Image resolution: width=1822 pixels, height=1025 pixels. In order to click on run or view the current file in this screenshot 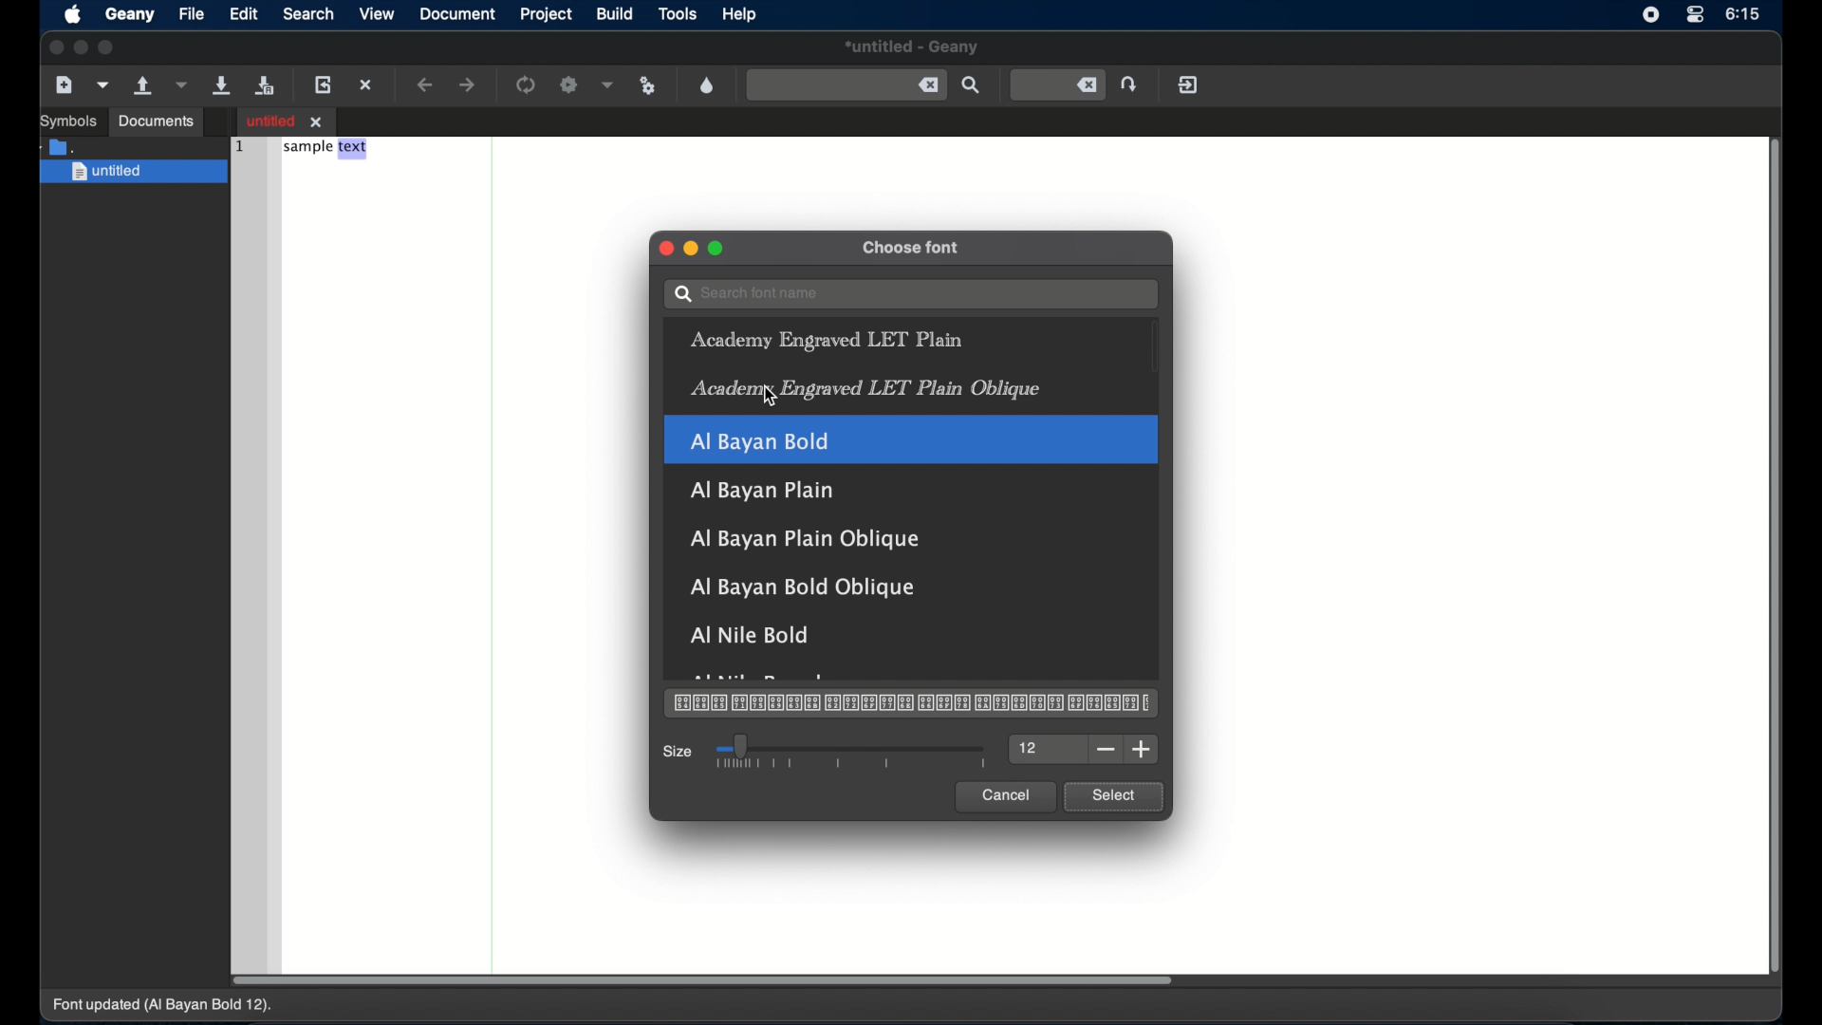, I will do `click(648, 84)`.